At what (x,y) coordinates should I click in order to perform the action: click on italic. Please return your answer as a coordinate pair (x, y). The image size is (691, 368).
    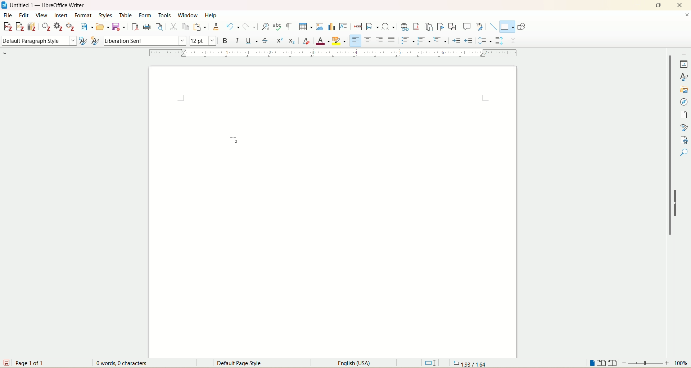
    Looking at the image, I should click on (238, 40).